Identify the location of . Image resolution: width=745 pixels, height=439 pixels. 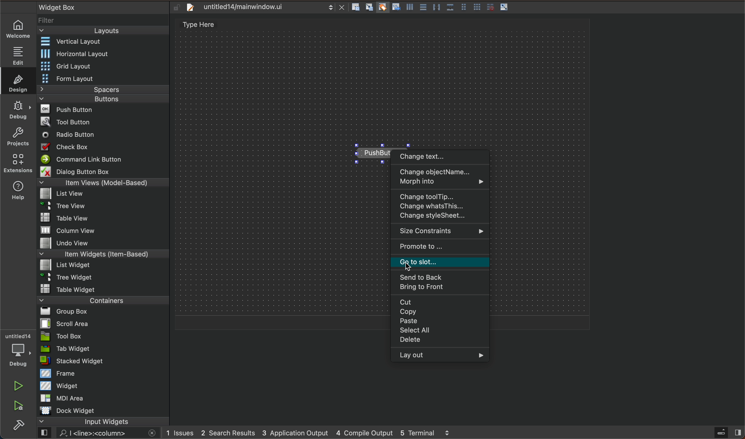
(477, 7).